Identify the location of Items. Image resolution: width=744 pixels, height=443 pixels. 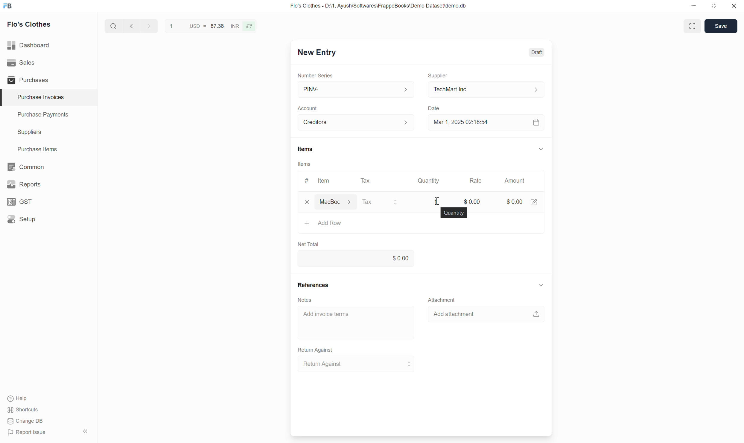
(306, 149).